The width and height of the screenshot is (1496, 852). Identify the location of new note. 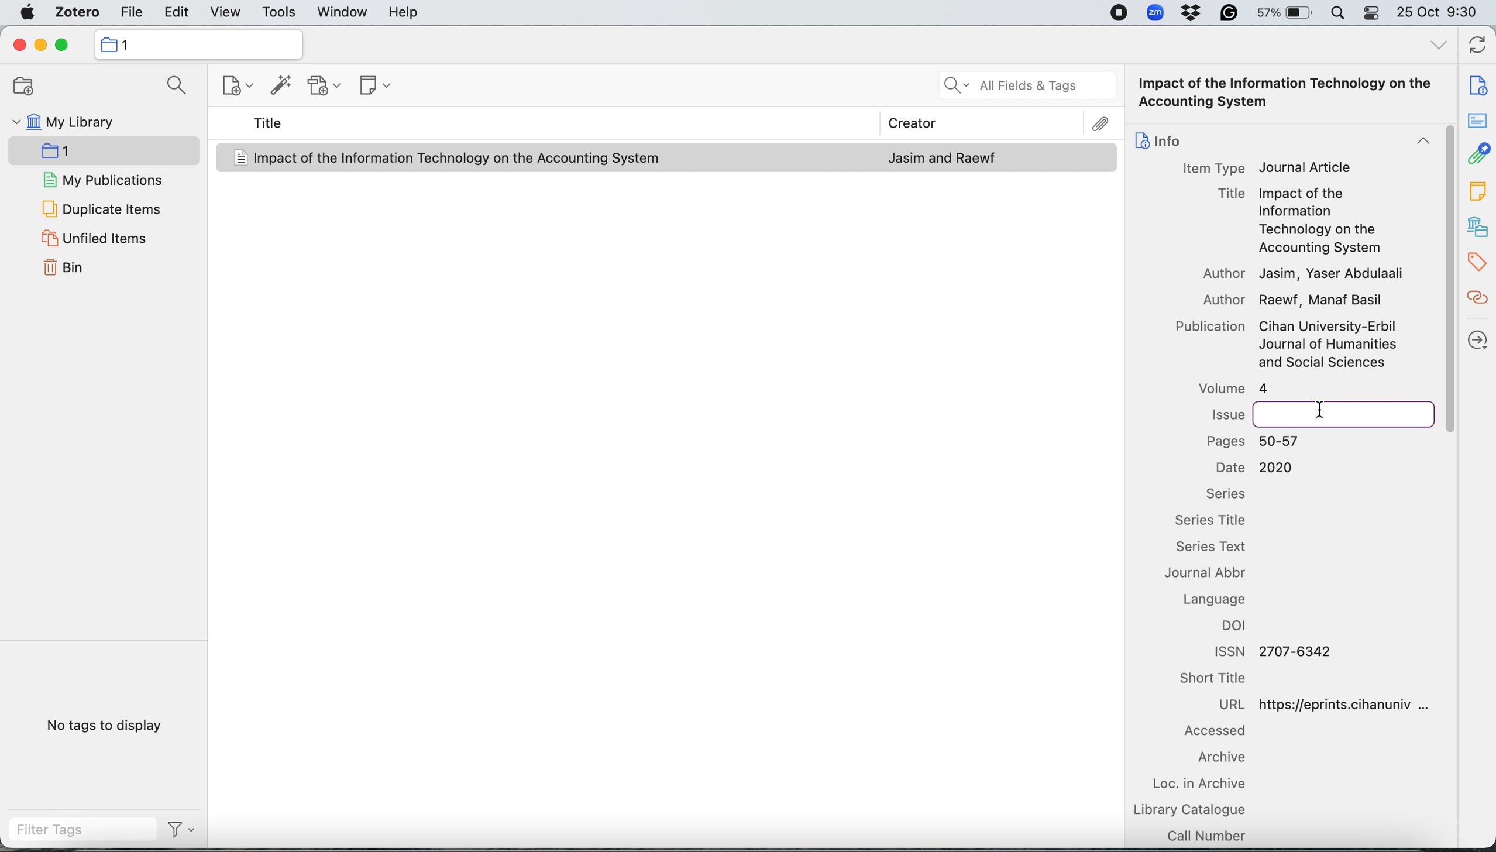
(373, 87).